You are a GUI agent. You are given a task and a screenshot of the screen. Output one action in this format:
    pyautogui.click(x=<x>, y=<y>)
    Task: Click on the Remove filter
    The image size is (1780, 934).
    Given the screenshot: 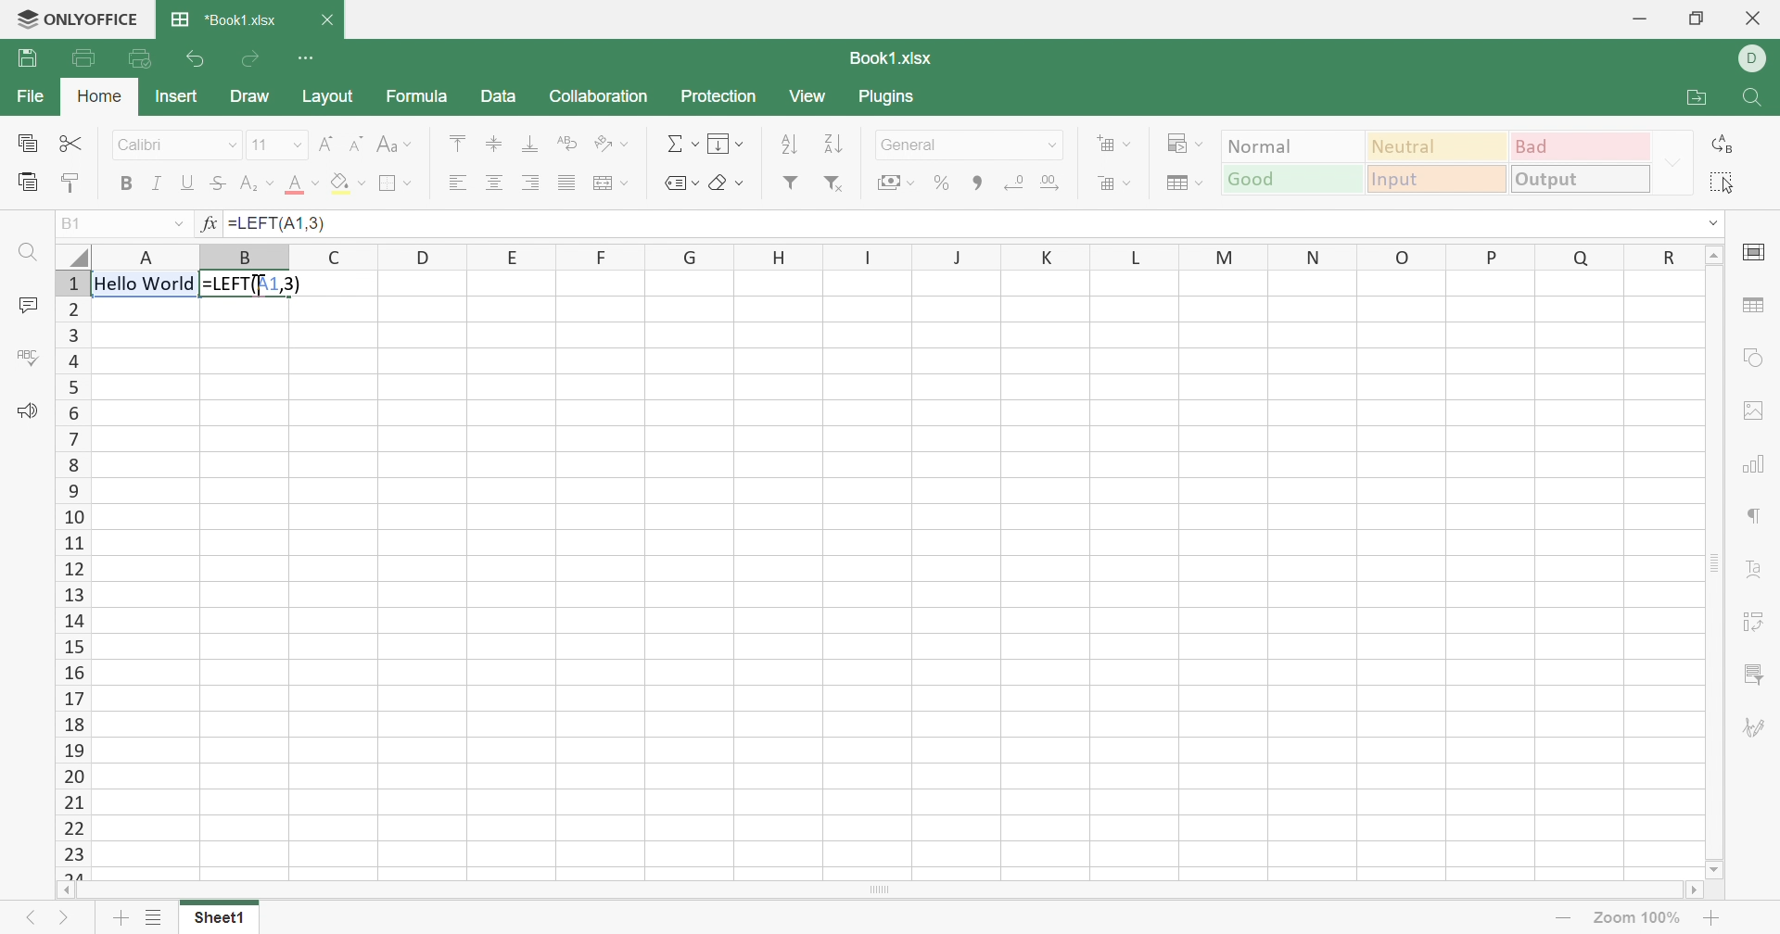 What is the action you would take?
    pyautogui.click(x=833, y=186)
    